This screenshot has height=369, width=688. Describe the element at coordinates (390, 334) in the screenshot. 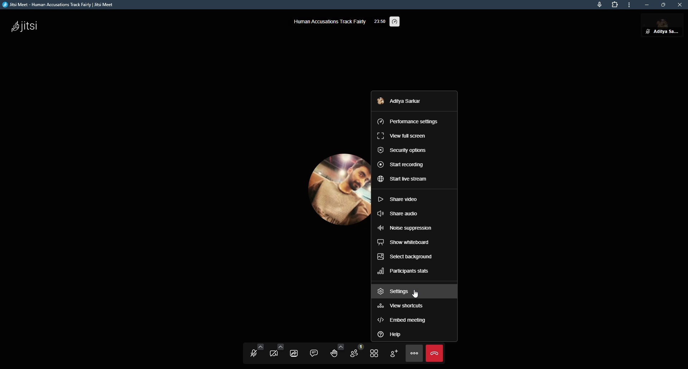

I see `help` at that location.